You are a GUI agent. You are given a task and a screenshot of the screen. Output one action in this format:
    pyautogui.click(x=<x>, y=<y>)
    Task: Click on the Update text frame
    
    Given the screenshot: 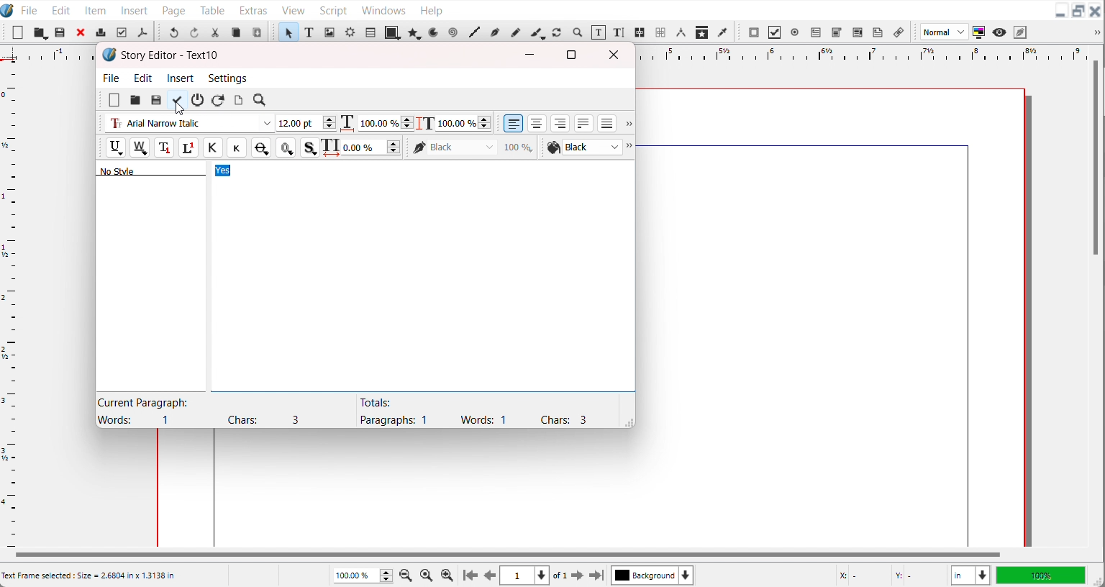 What is the action you would take?
    pyautogui.click(x=238, y=100)
    